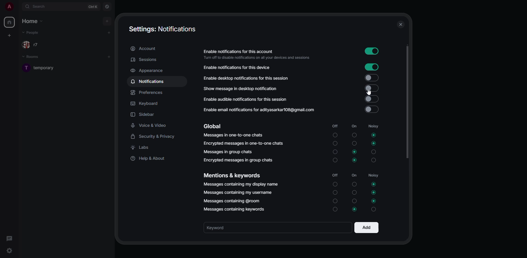 The height and width of the screenshot is (258, 527). I want to click on enable desktop notifications for this session, so click(256, 78).